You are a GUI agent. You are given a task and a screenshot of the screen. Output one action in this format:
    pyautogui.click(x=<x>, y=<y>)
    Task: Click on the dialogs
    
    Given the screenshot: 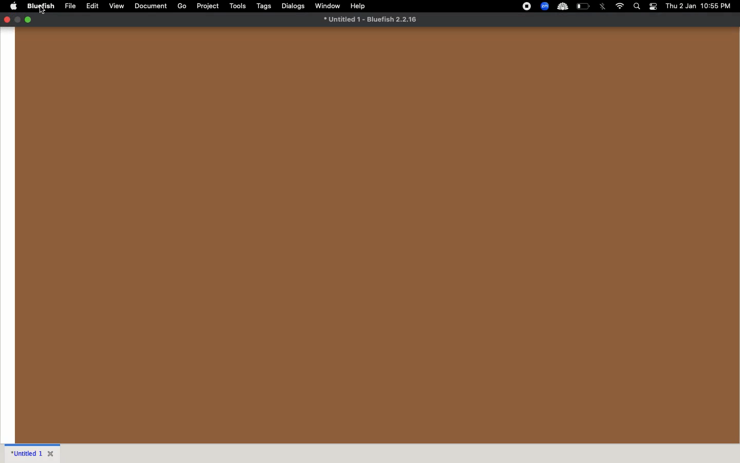 What is the action you would take?
    pyautogui.click(x=294, y=6)
    